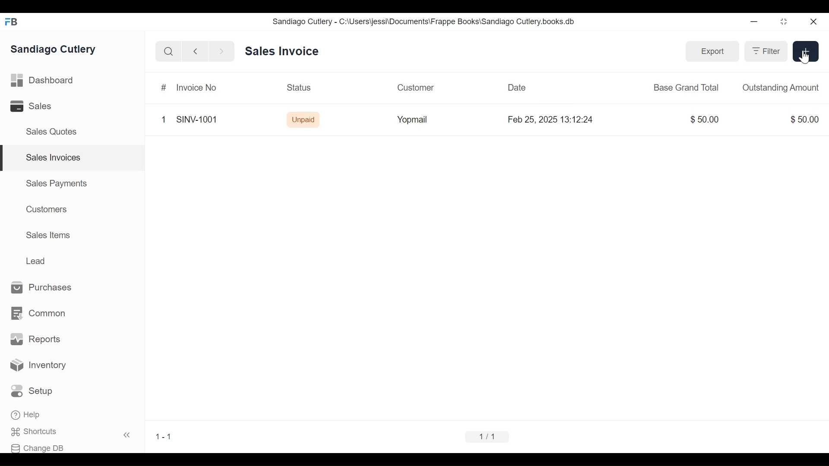 The width and height of the screenshot is (829, 466). What do you see at coordinates (768, 52) in the screenshot?
I see ` Filter` at bounding box center [768, 52].